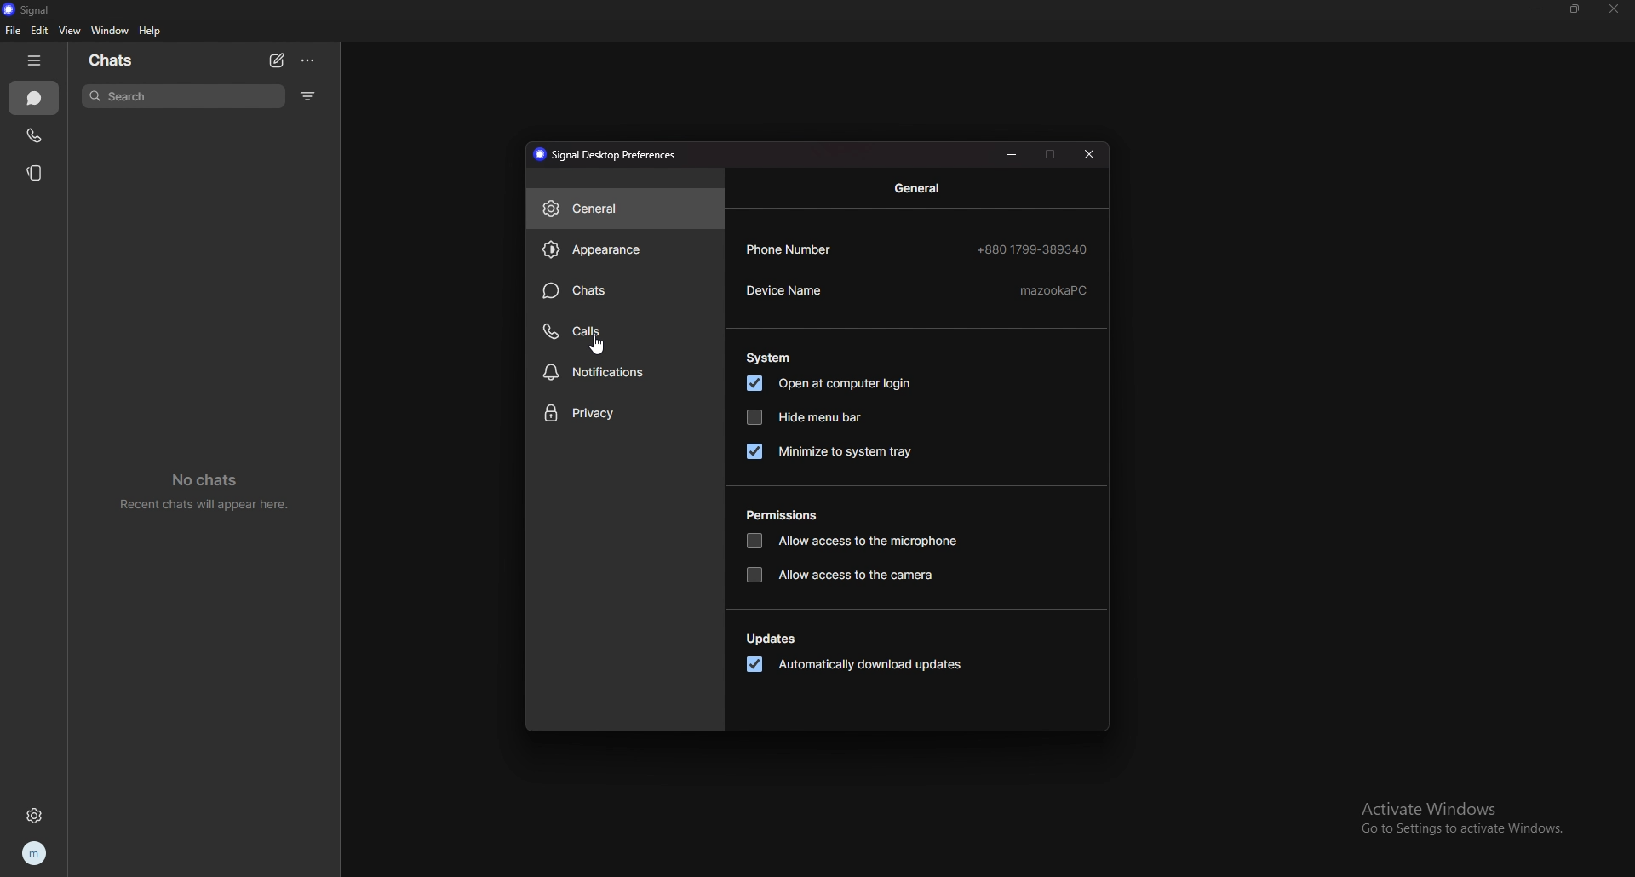 The image size is (1635, 877). What do you see at coordinates (35, 172) in the screenshot?
I see `stories` at bounding box center [35, 172].